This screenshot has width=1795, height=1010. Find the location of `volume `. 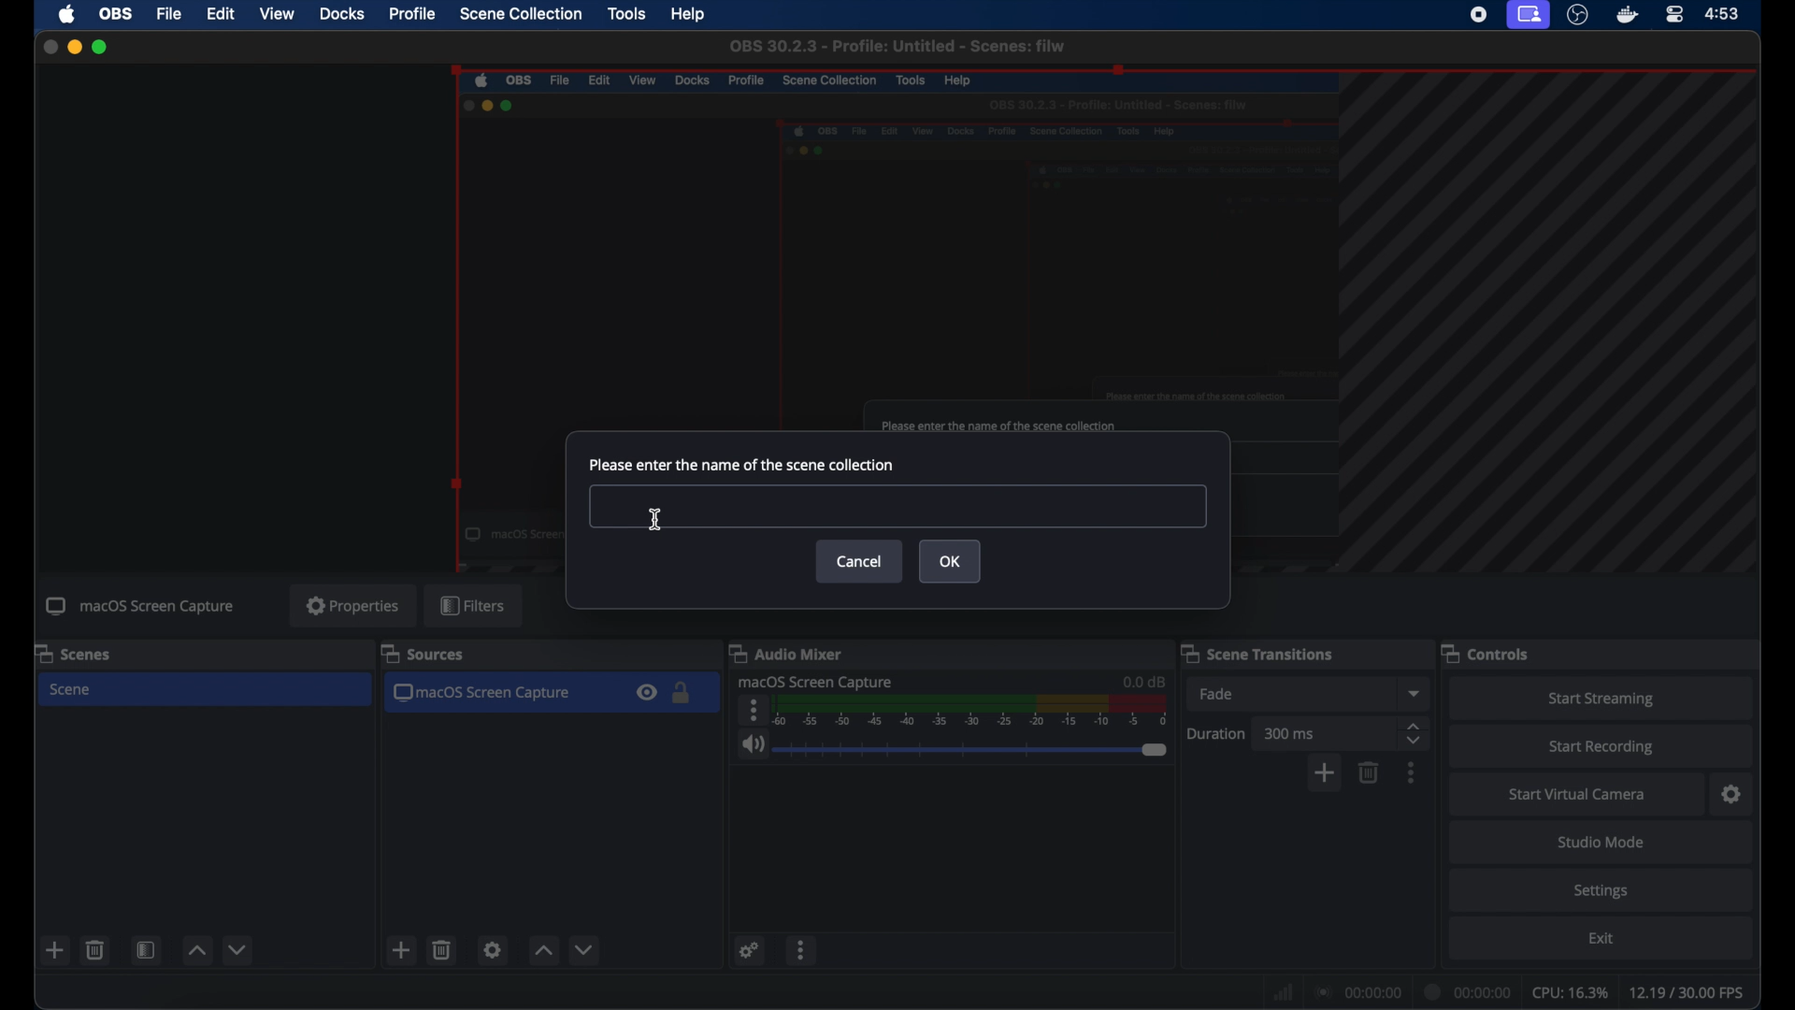

volume  is located at coordinates (751, 745).